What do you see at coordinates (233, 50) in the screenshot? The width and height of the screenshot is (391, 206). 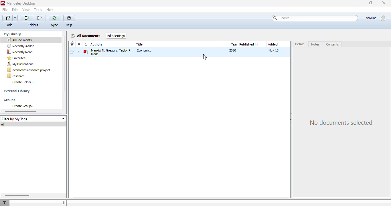 I see `2020` at bounding box center [233, 50].